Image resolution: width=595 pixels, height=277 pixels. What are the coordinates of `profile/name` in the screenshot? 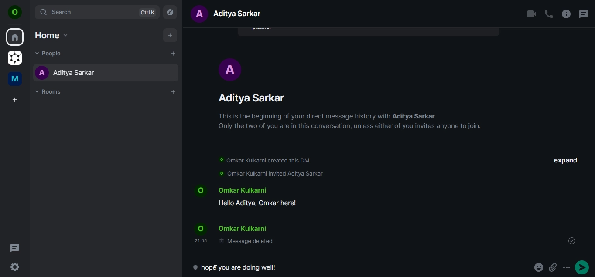 It's located at (345, 94).